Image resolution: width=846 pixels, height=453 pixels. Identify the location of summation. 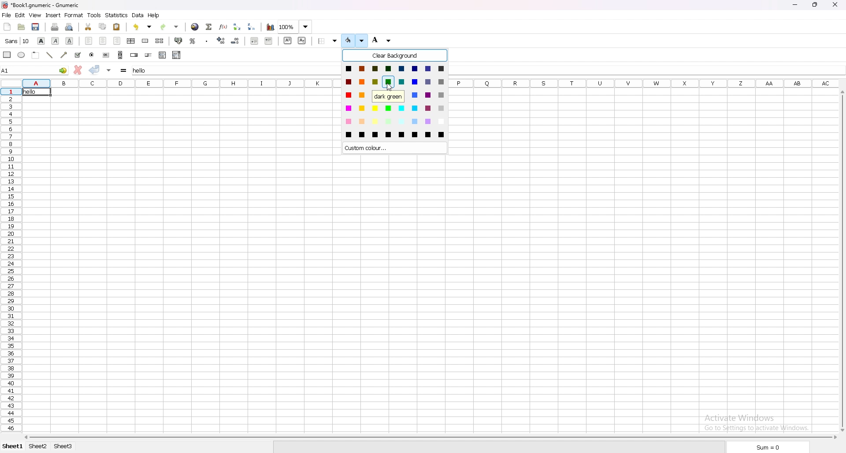
(210, 26).